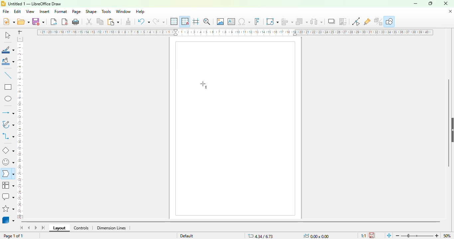 The image size is (454, 239). Describe the element at coordinates (447, 236) in the screenshot. I see `50%` at that location.